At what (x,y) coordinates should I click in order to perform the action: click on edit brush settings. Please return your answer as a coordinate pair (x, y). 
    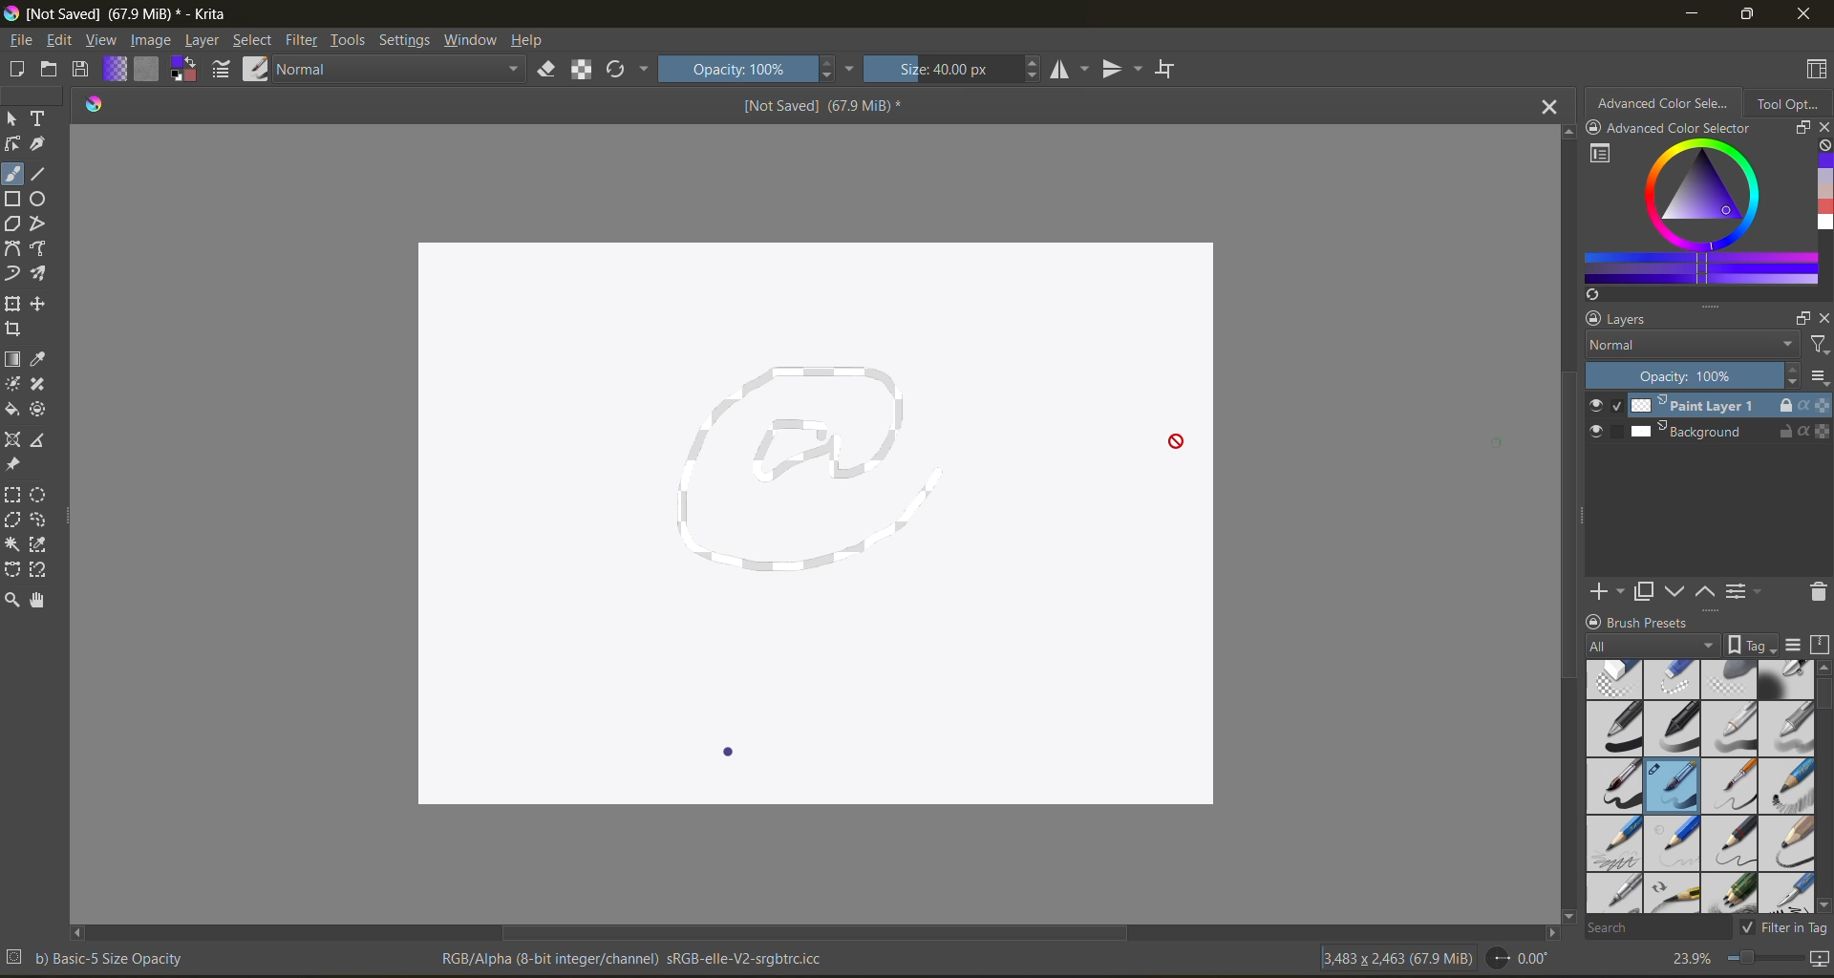
    Looking at the image, I should click on (223, 70).